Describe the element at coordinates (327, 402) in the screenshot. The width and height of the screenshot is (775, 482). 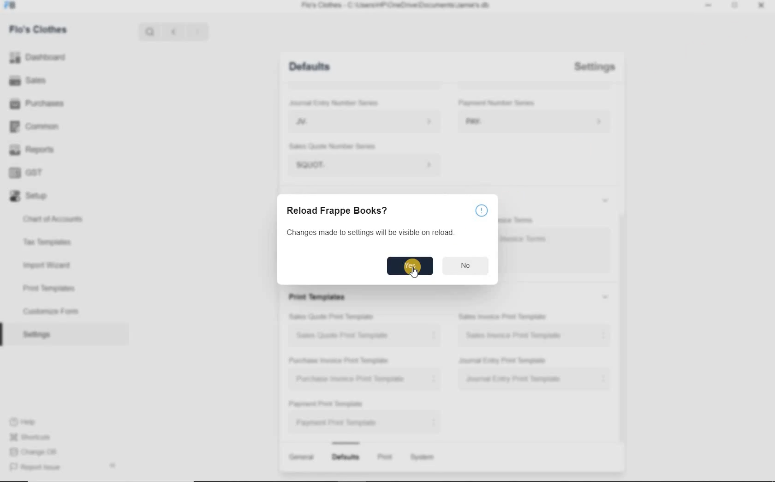
I see `Payment Print Template` at that location.